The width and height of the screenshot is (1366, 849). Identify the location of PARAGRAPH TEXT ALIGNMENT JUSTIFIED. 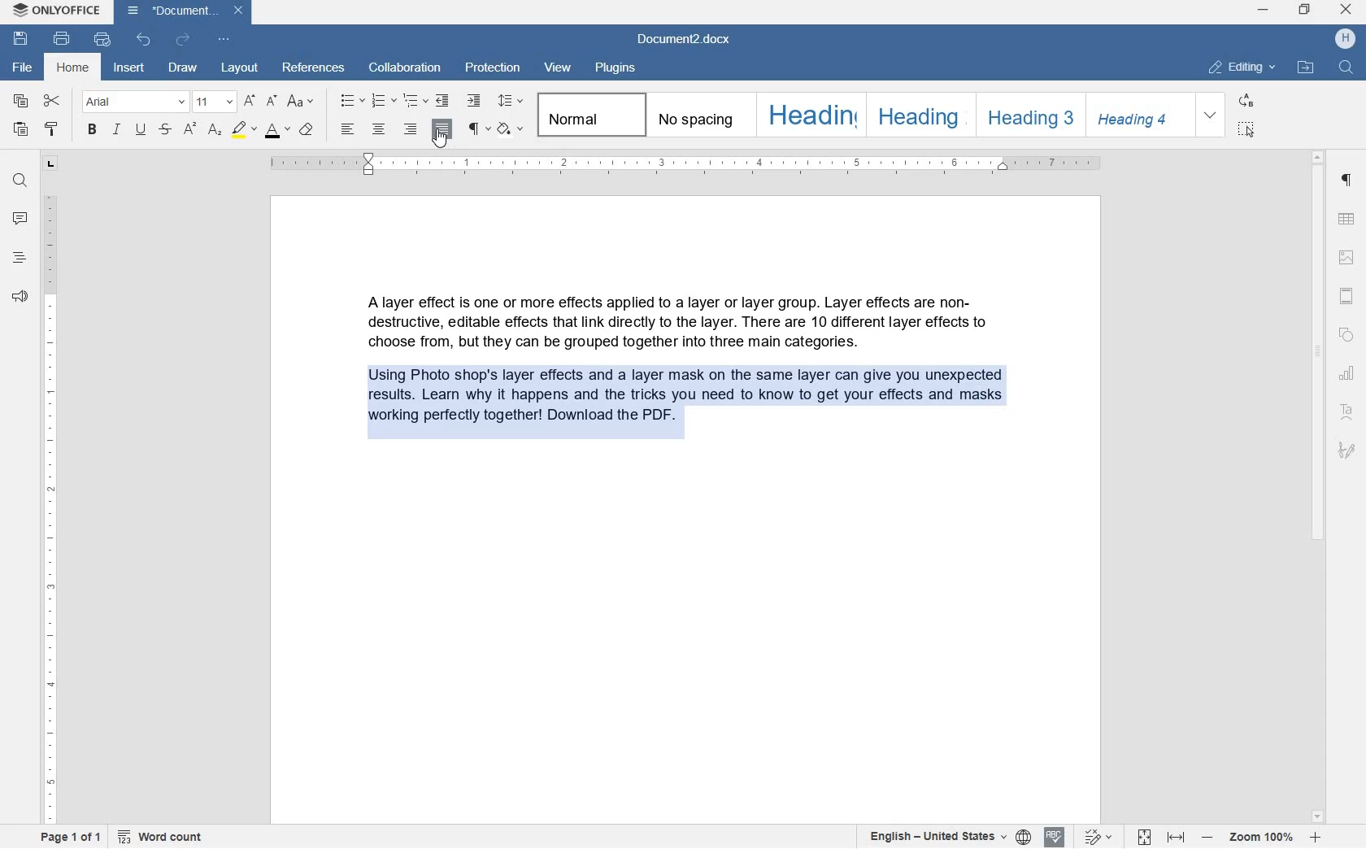
(694, 409).